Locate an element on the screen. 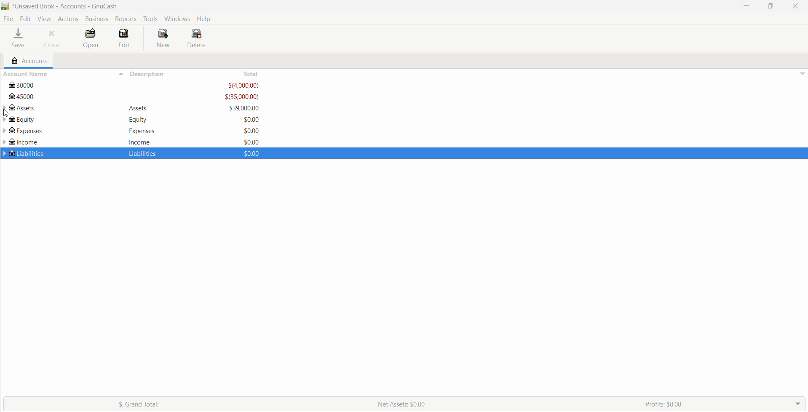 The height and width of the screenshot is (412, 808). Reports is located at coordinates (127, 19).